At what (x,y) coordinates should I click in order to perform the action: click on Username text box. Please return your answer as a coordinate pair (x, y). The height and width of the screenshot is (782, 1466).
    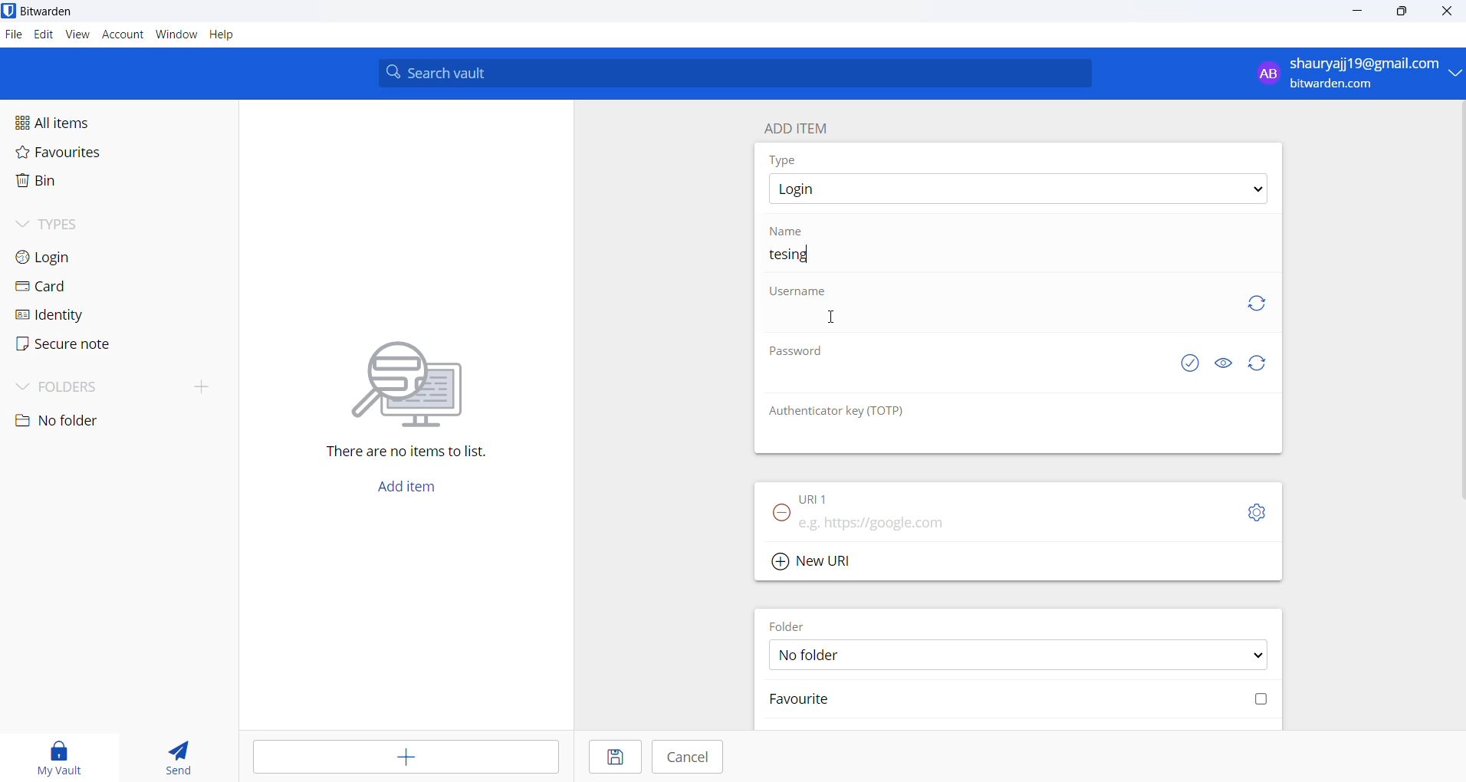
    Looking at the image, I should click on (990, 321).